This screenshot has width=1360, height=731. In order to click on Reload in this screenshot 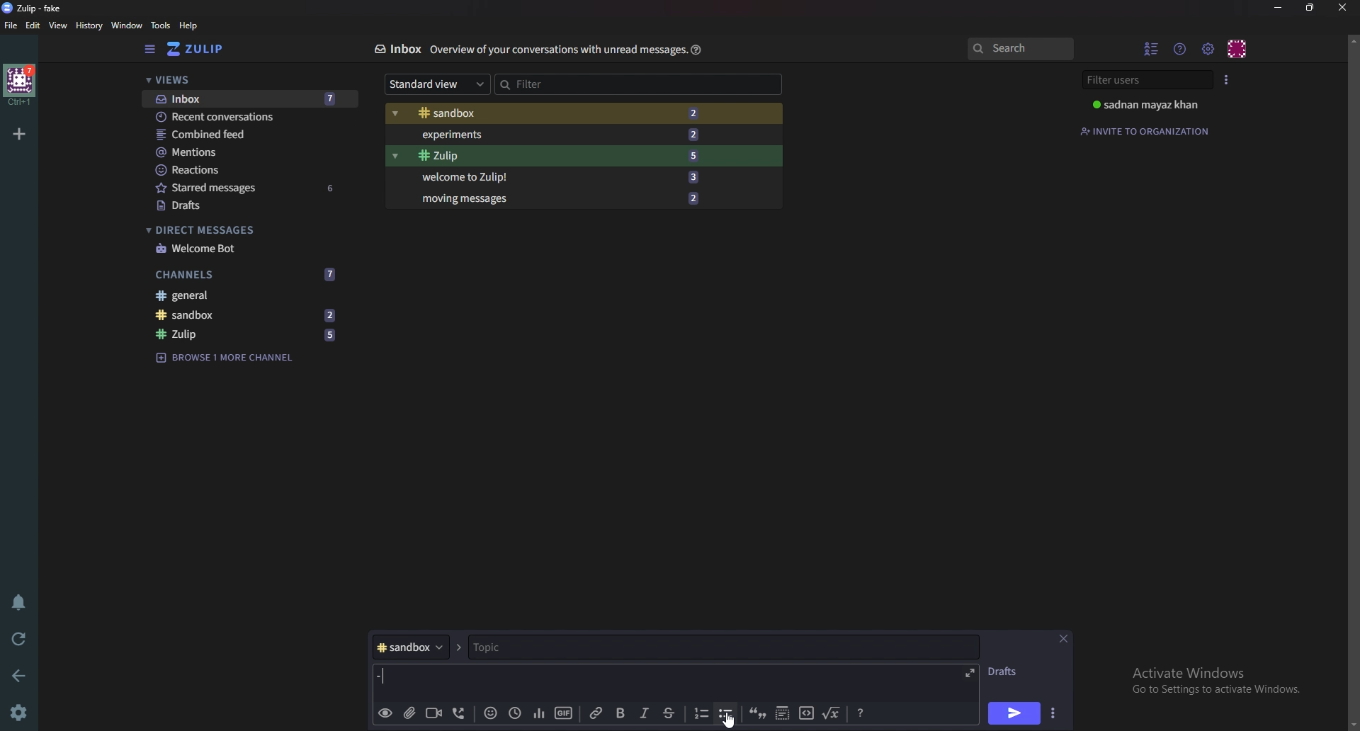, I will do `click(19, 640)`.